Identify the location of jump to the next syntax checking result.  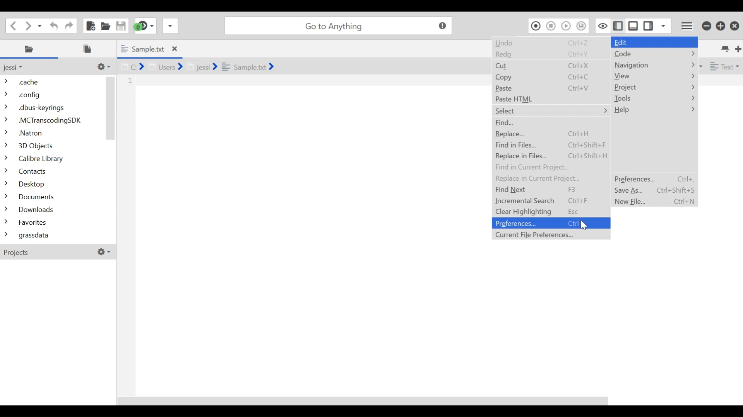
(145, 26).